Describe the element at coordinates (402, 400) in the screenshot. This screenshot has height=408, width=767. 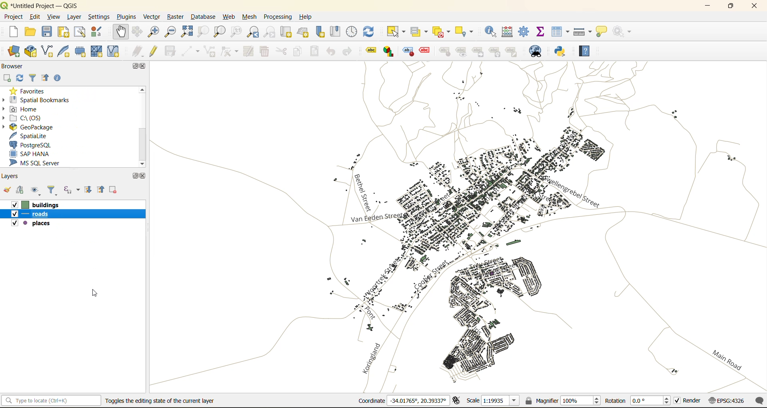
I see `coordinates` at that location.